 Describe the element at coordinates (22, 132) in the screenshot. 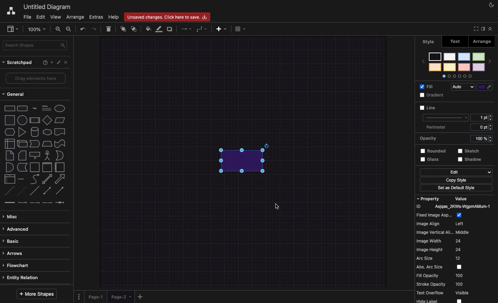

I see `triangle` at that location.